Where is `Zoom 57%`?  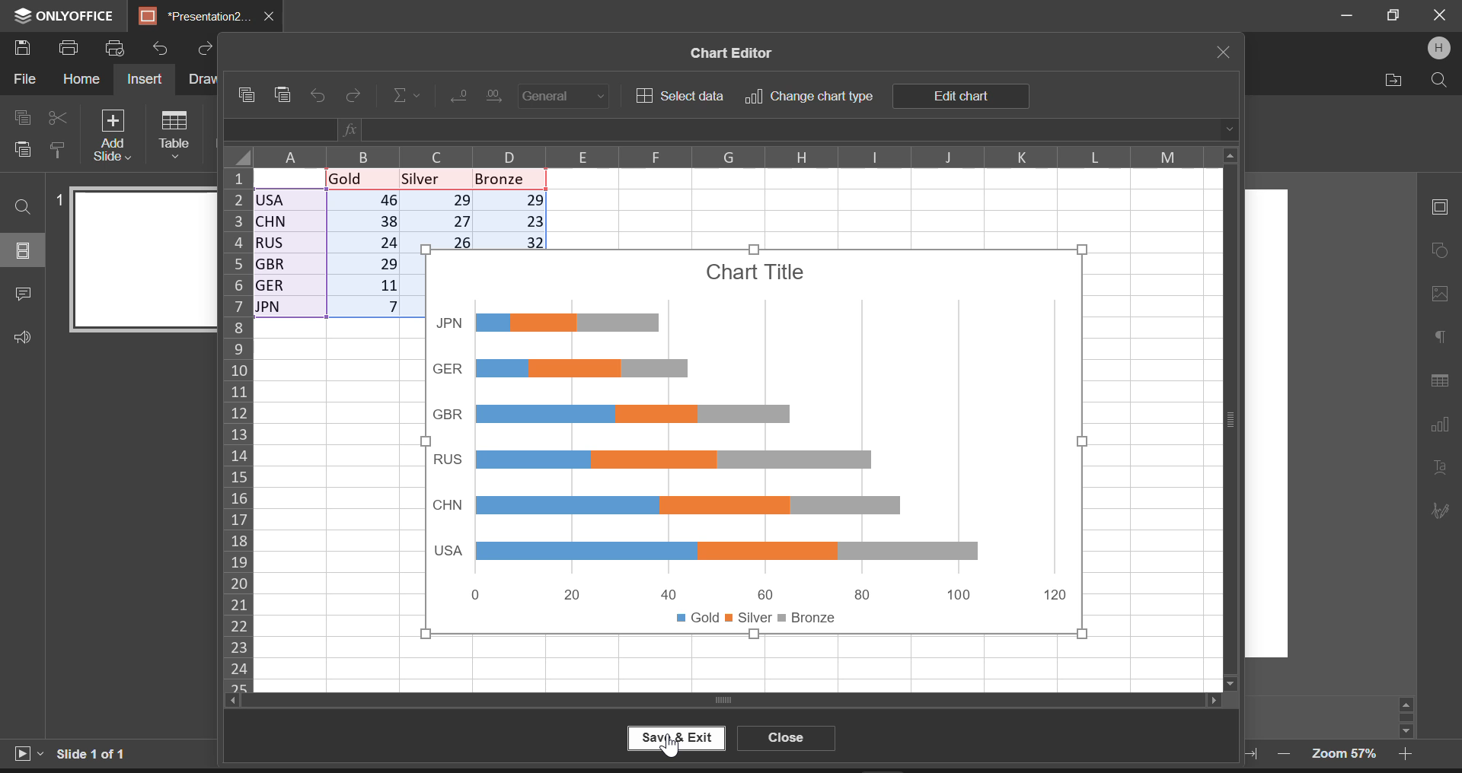
Zoom 57% is located at coordinates (1344, 753).